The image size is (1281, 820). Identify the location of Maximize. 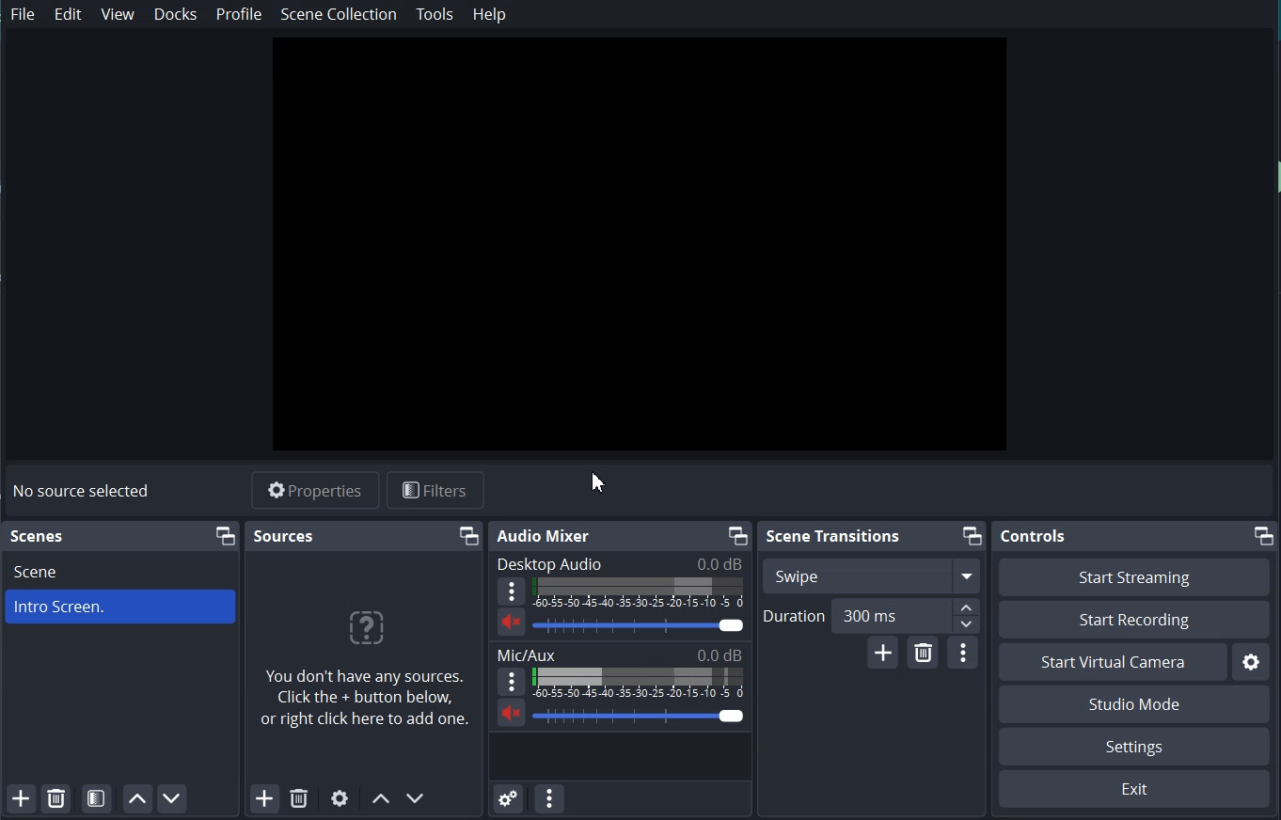
(736, 535).